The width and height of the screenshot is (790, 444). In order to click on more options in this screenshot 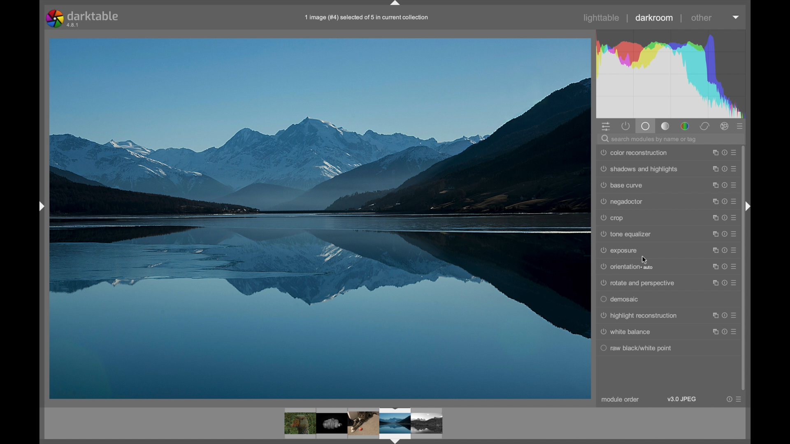, I will do `click(735, 399)`.